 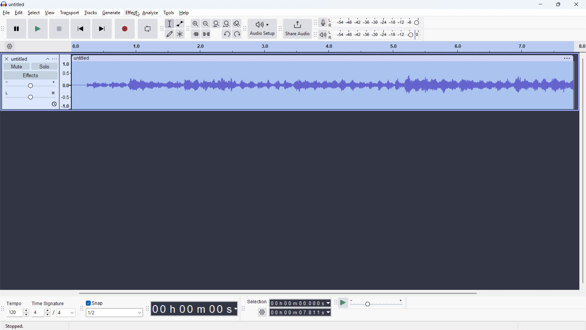 What do you see at coordinates (257, 301) in the screenshot?
I see `selection` at bounding box center [257, 301].